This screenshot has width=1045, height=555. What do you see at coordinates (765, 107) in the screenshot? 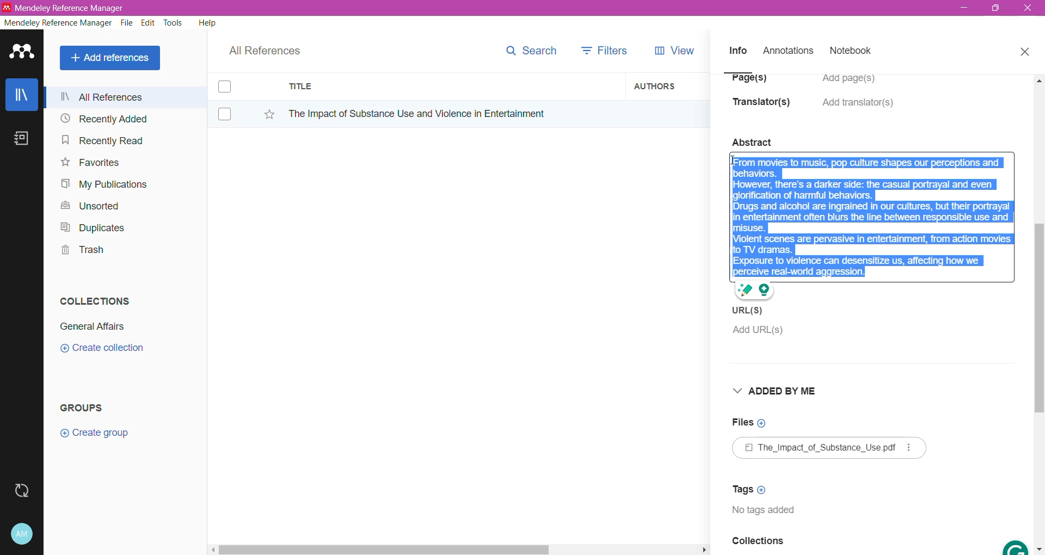
I see `Translator(s)` at bounding box center [765, 107].